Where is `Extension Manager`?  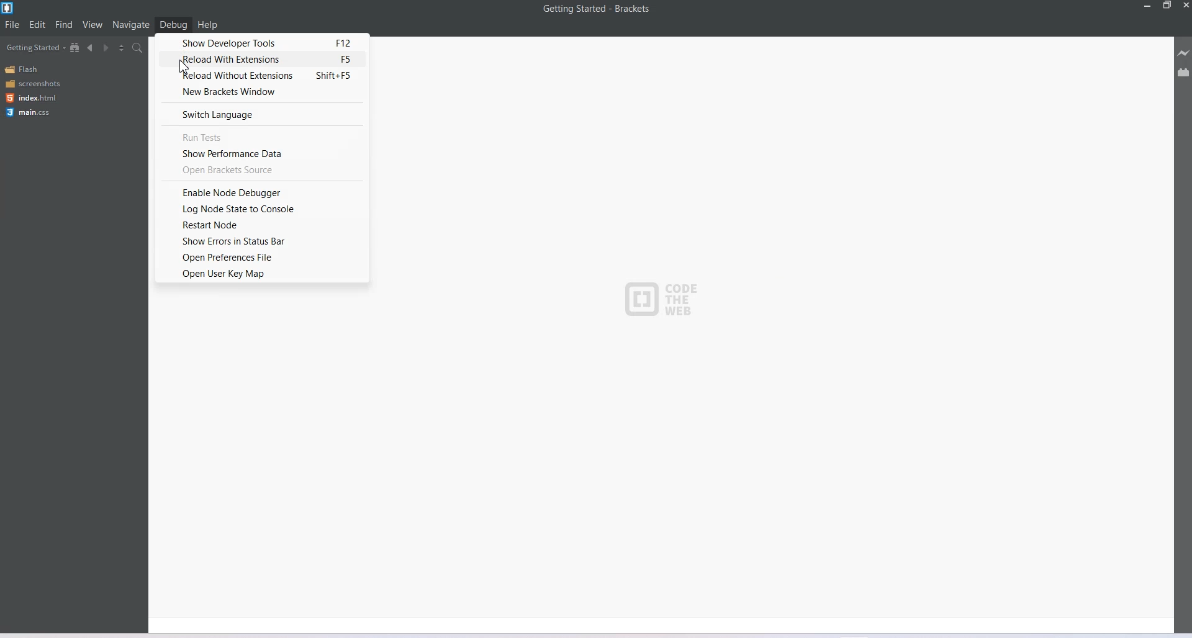 Extension Manager is located at coordinates (1184, 72).